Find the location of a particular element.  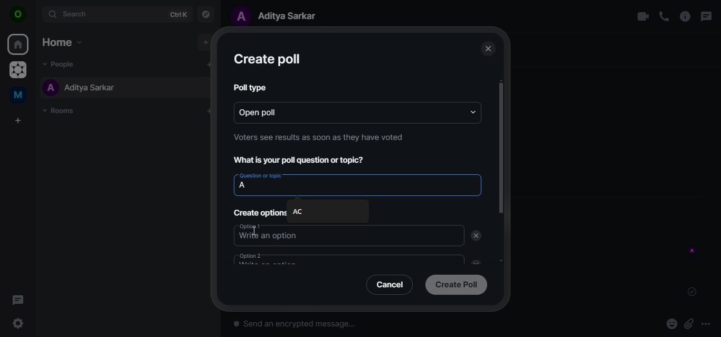

option  2 is located at coordinates (284, 259).